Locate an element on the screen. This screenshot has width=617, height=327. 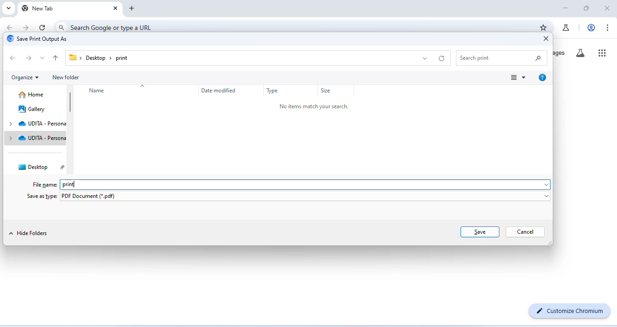
udita personal is located at coordinates (43, 124).